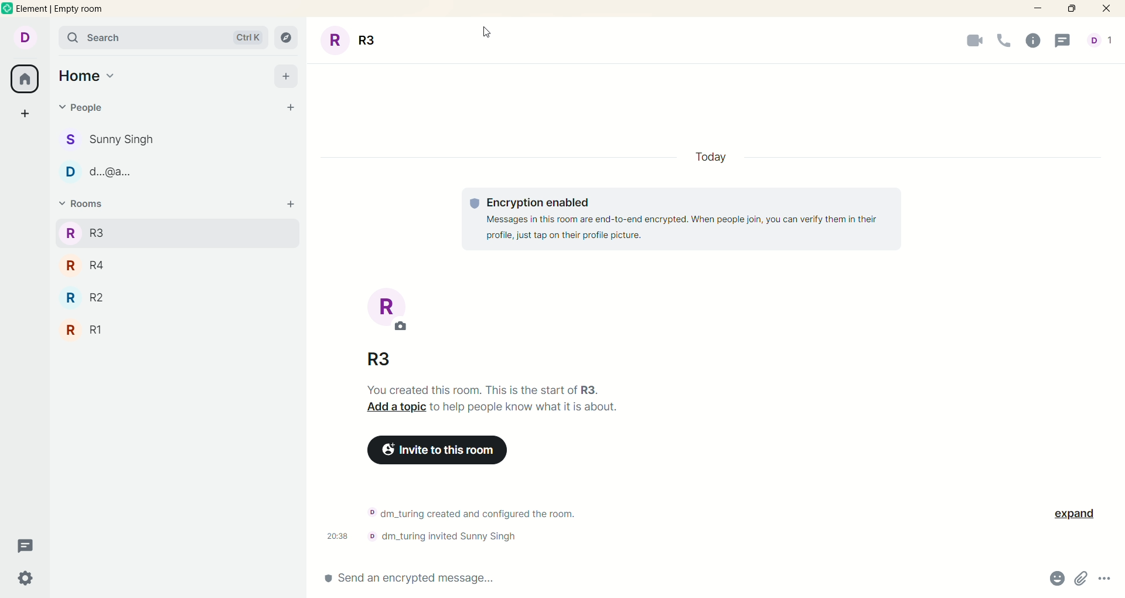  I want to click on minimize, so click(1038, 12).